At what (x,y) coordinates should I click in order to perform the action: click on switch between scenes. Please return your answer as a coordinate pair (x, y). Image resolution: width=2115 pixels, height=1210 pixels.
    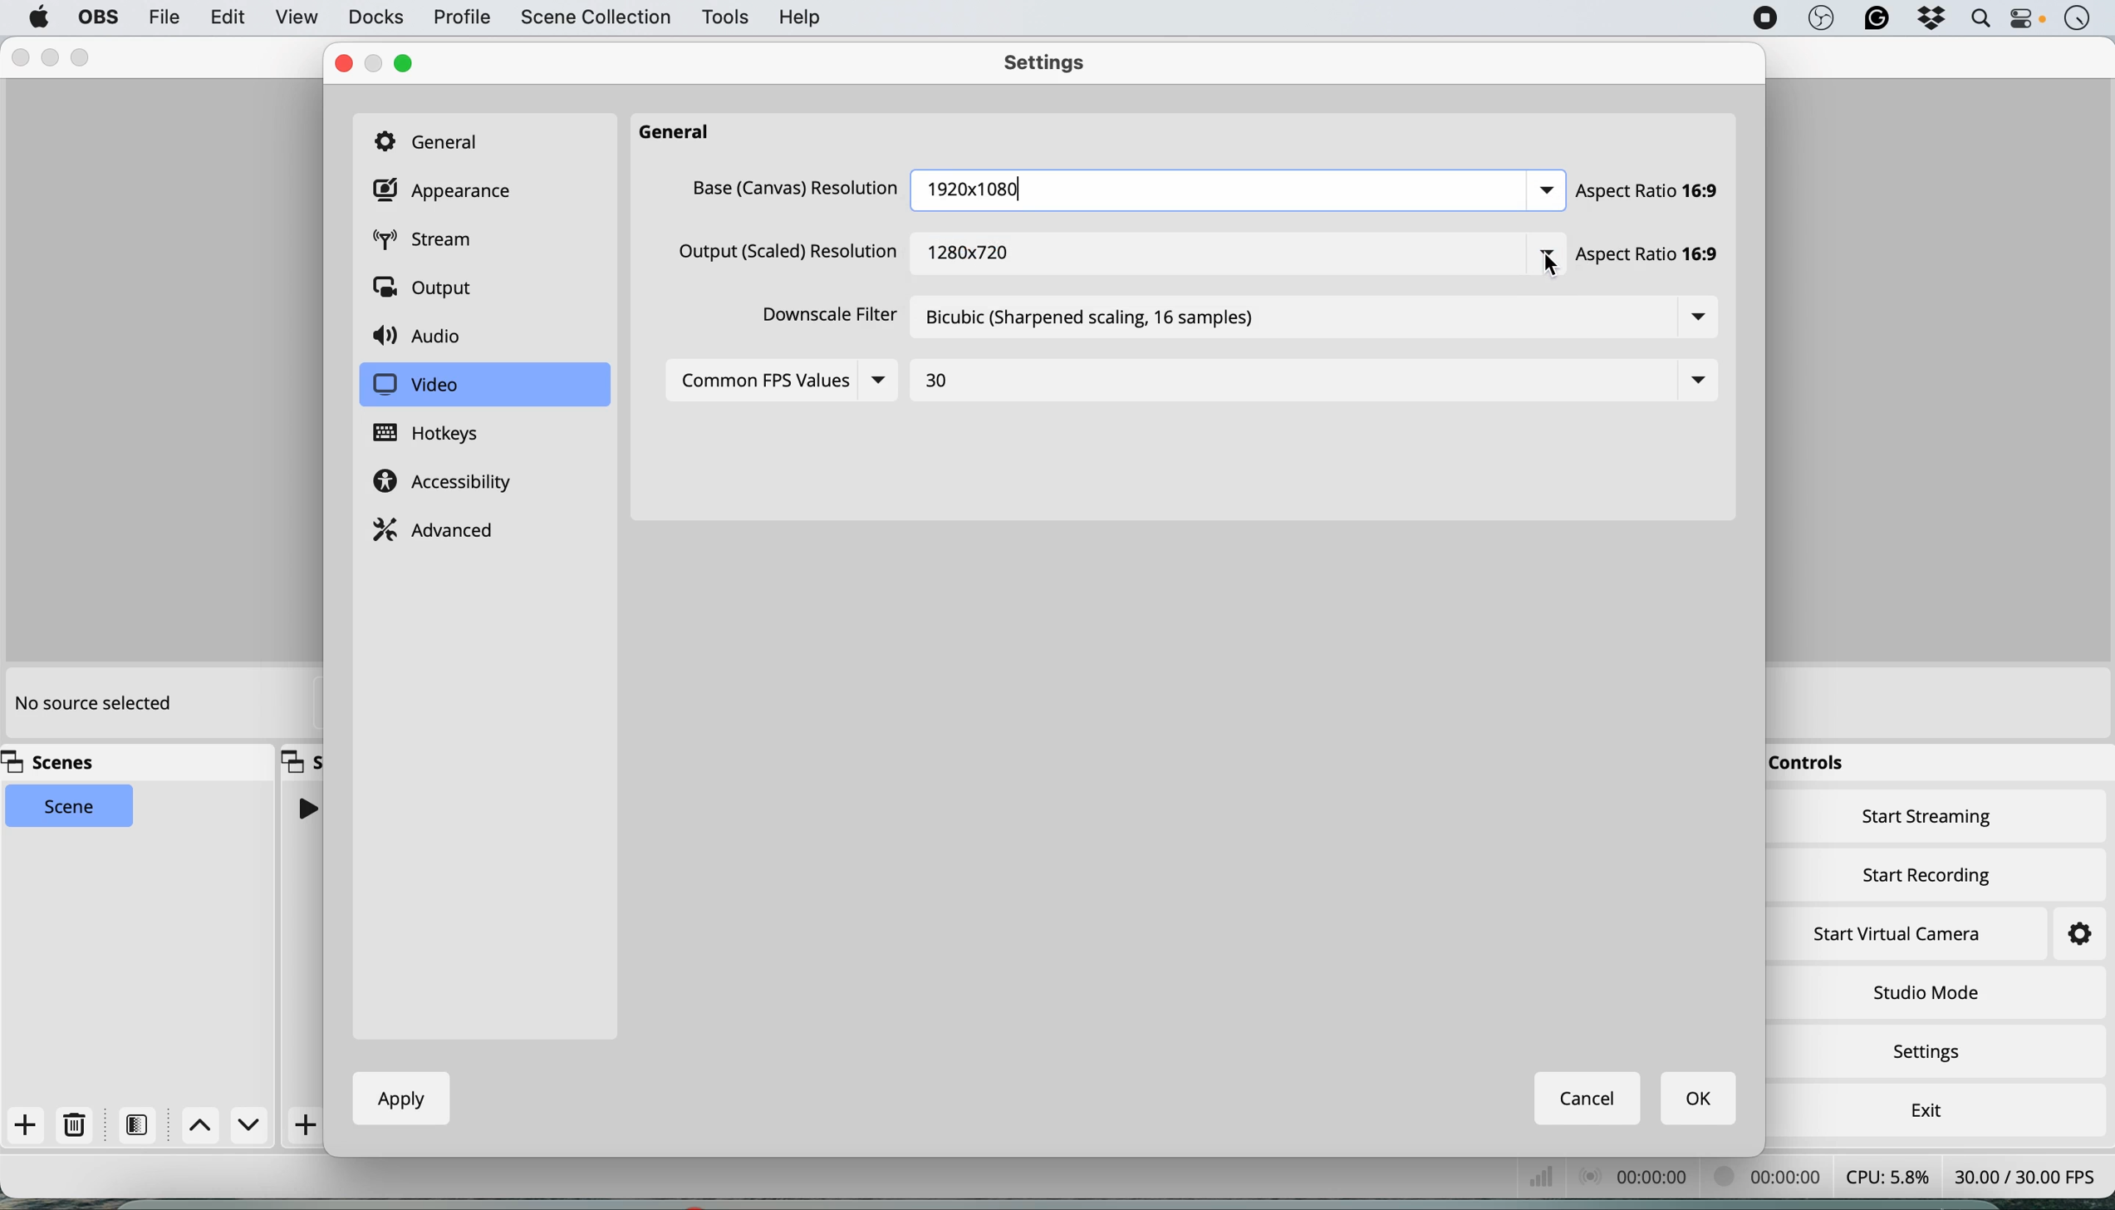
    Looking at the image, I should click on (227, 1126).